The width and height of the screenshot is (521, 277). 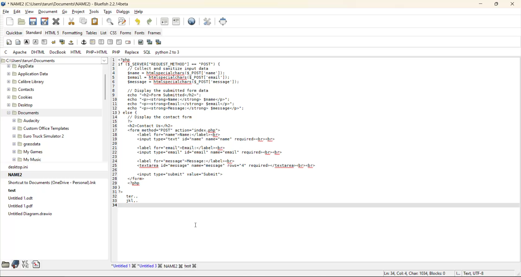 What do you see at coordinates (58, 53) in the screenshot?
I see `docbook` at bounding box center [58, 53].